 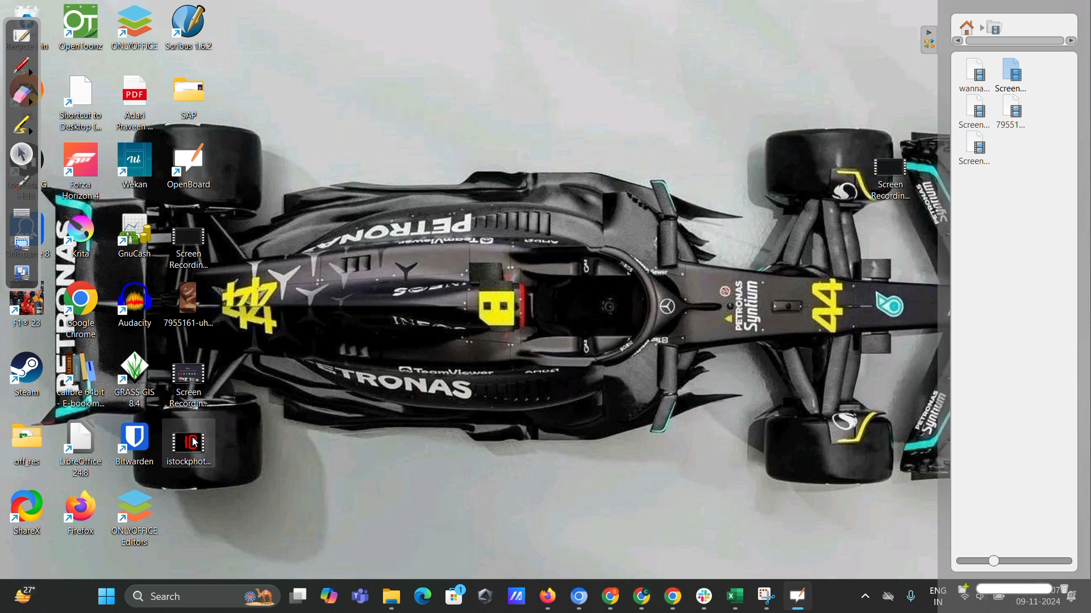 I want to click on shortcut on desktop taskbar, so click(x=517, y=597).